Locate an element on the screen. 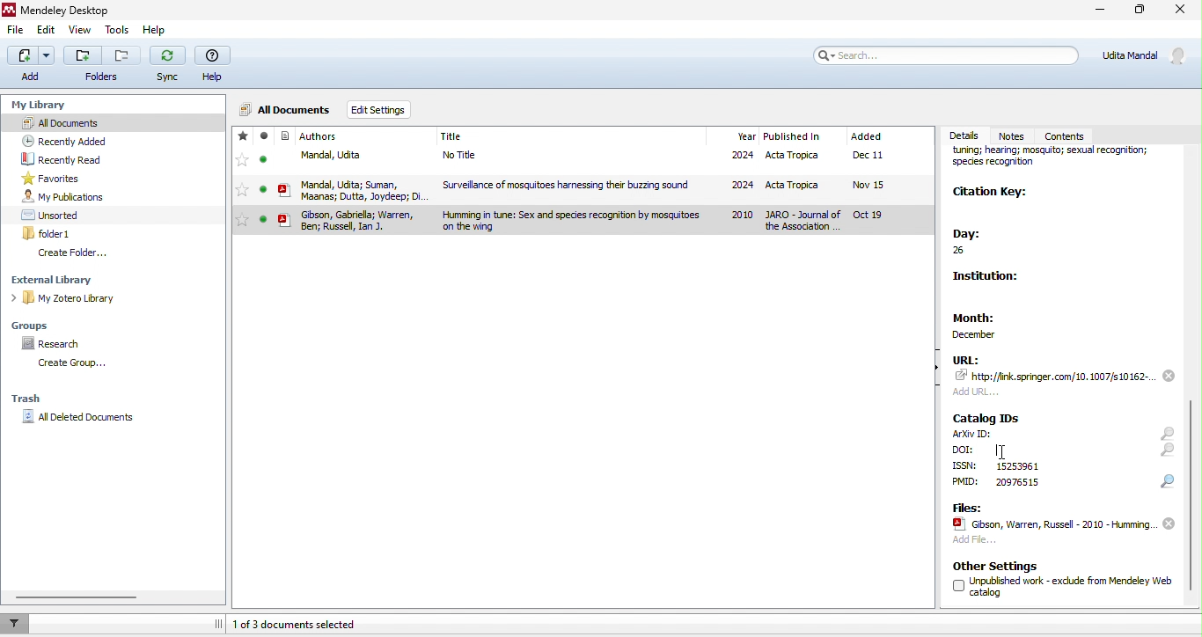  recently added is located at coordinates (63, 140).